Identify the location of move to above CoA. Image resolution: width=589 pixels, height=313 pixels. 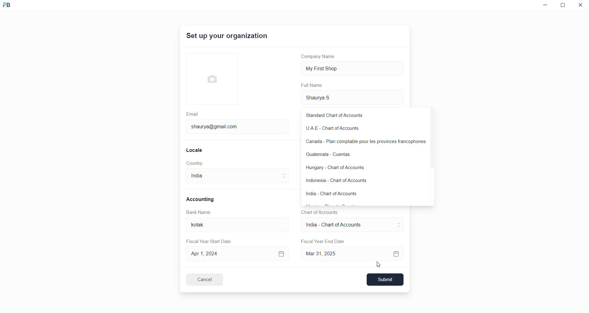
(400, 222).